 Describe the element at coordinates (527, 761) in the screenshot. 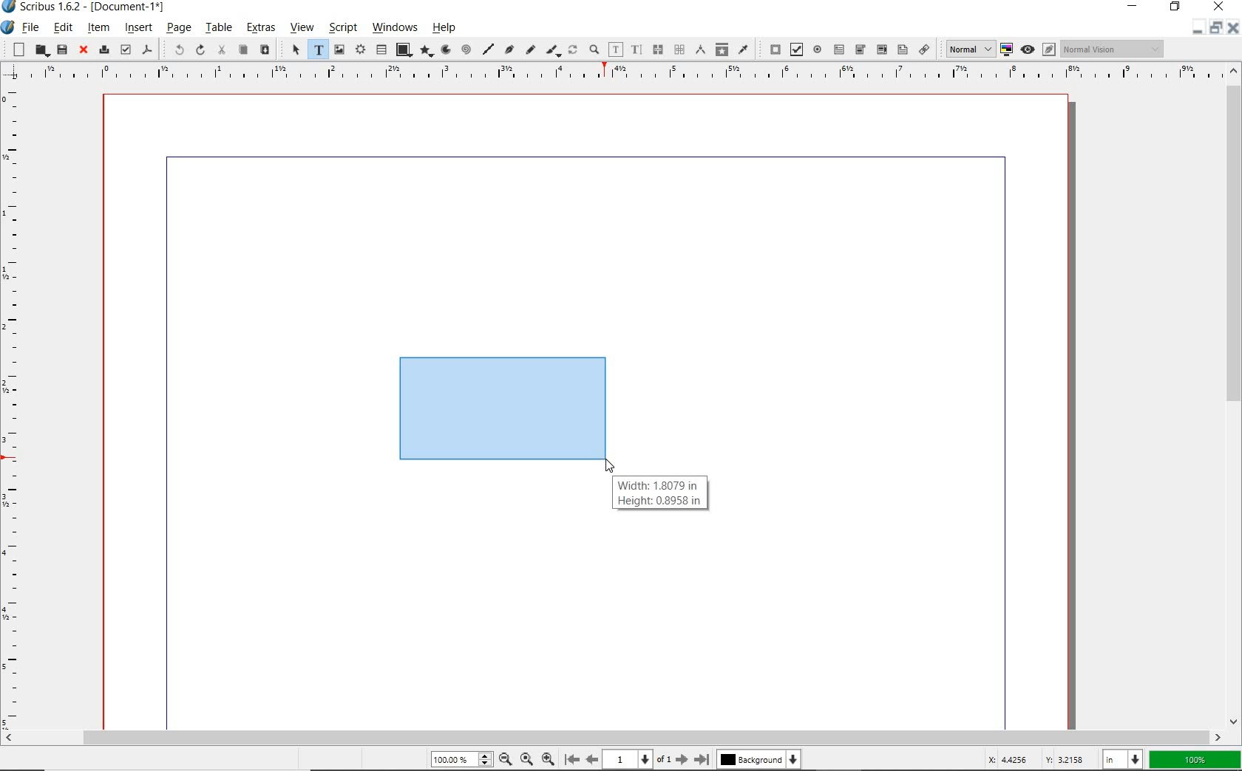

I see `Zoom to 100%` at that location.